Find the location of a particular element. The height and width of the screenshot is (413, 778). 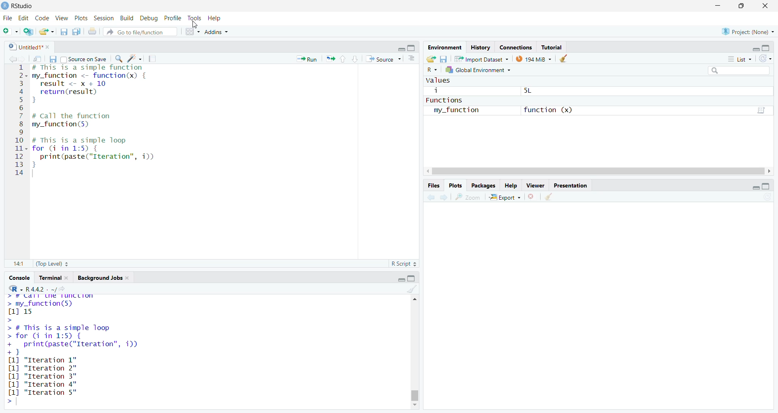

plots is located at coordinates (80, 17).